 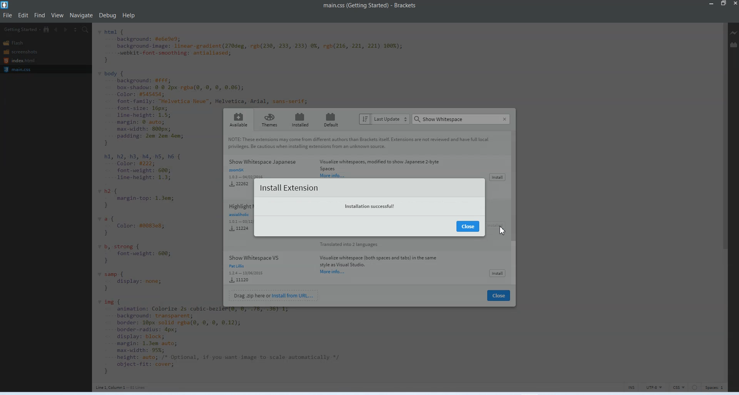 What do you see at coordinates (712, 4) in the screenshot?
I see `Minimize` at bounding box center [712, 4].